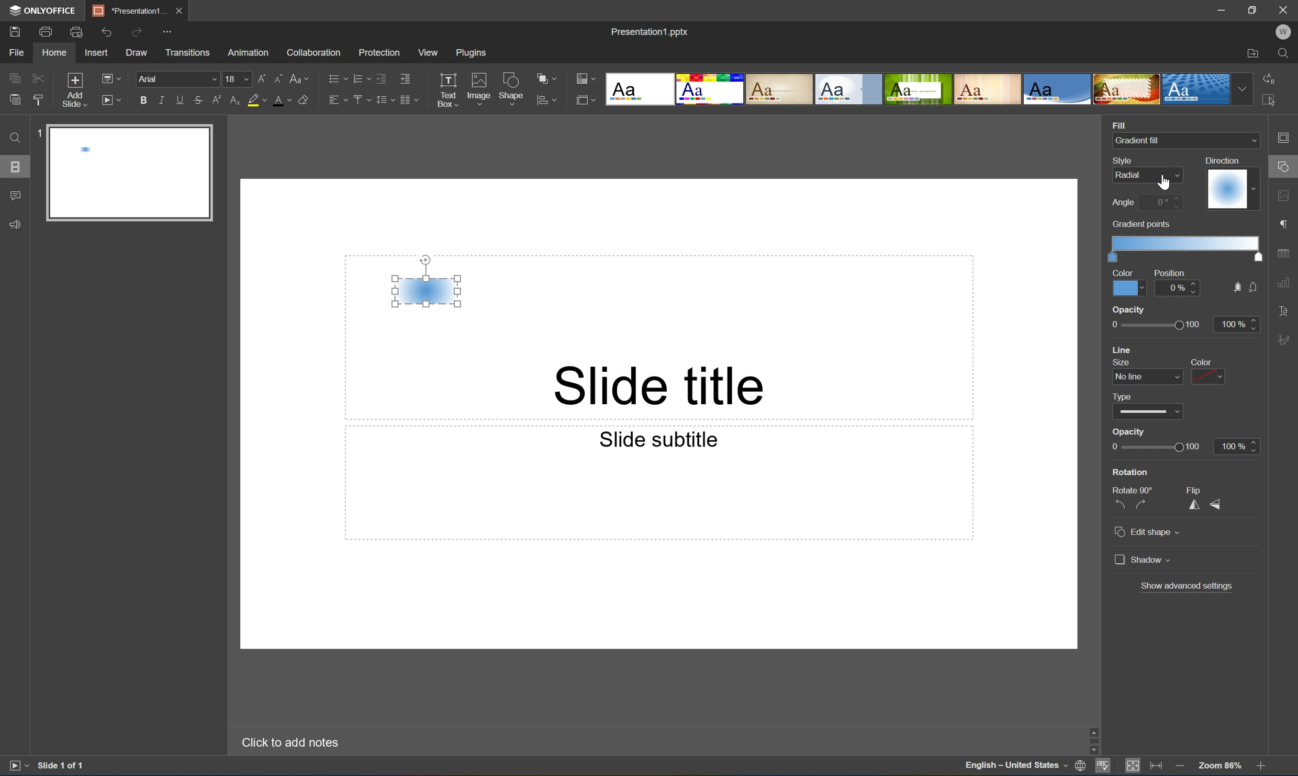 The height and width of the screenshot is (776, 1298). What do you see at coordinates (1260, 726) in the screenshot?
I see `Scroll Up` at bounding box center [1260, 726].